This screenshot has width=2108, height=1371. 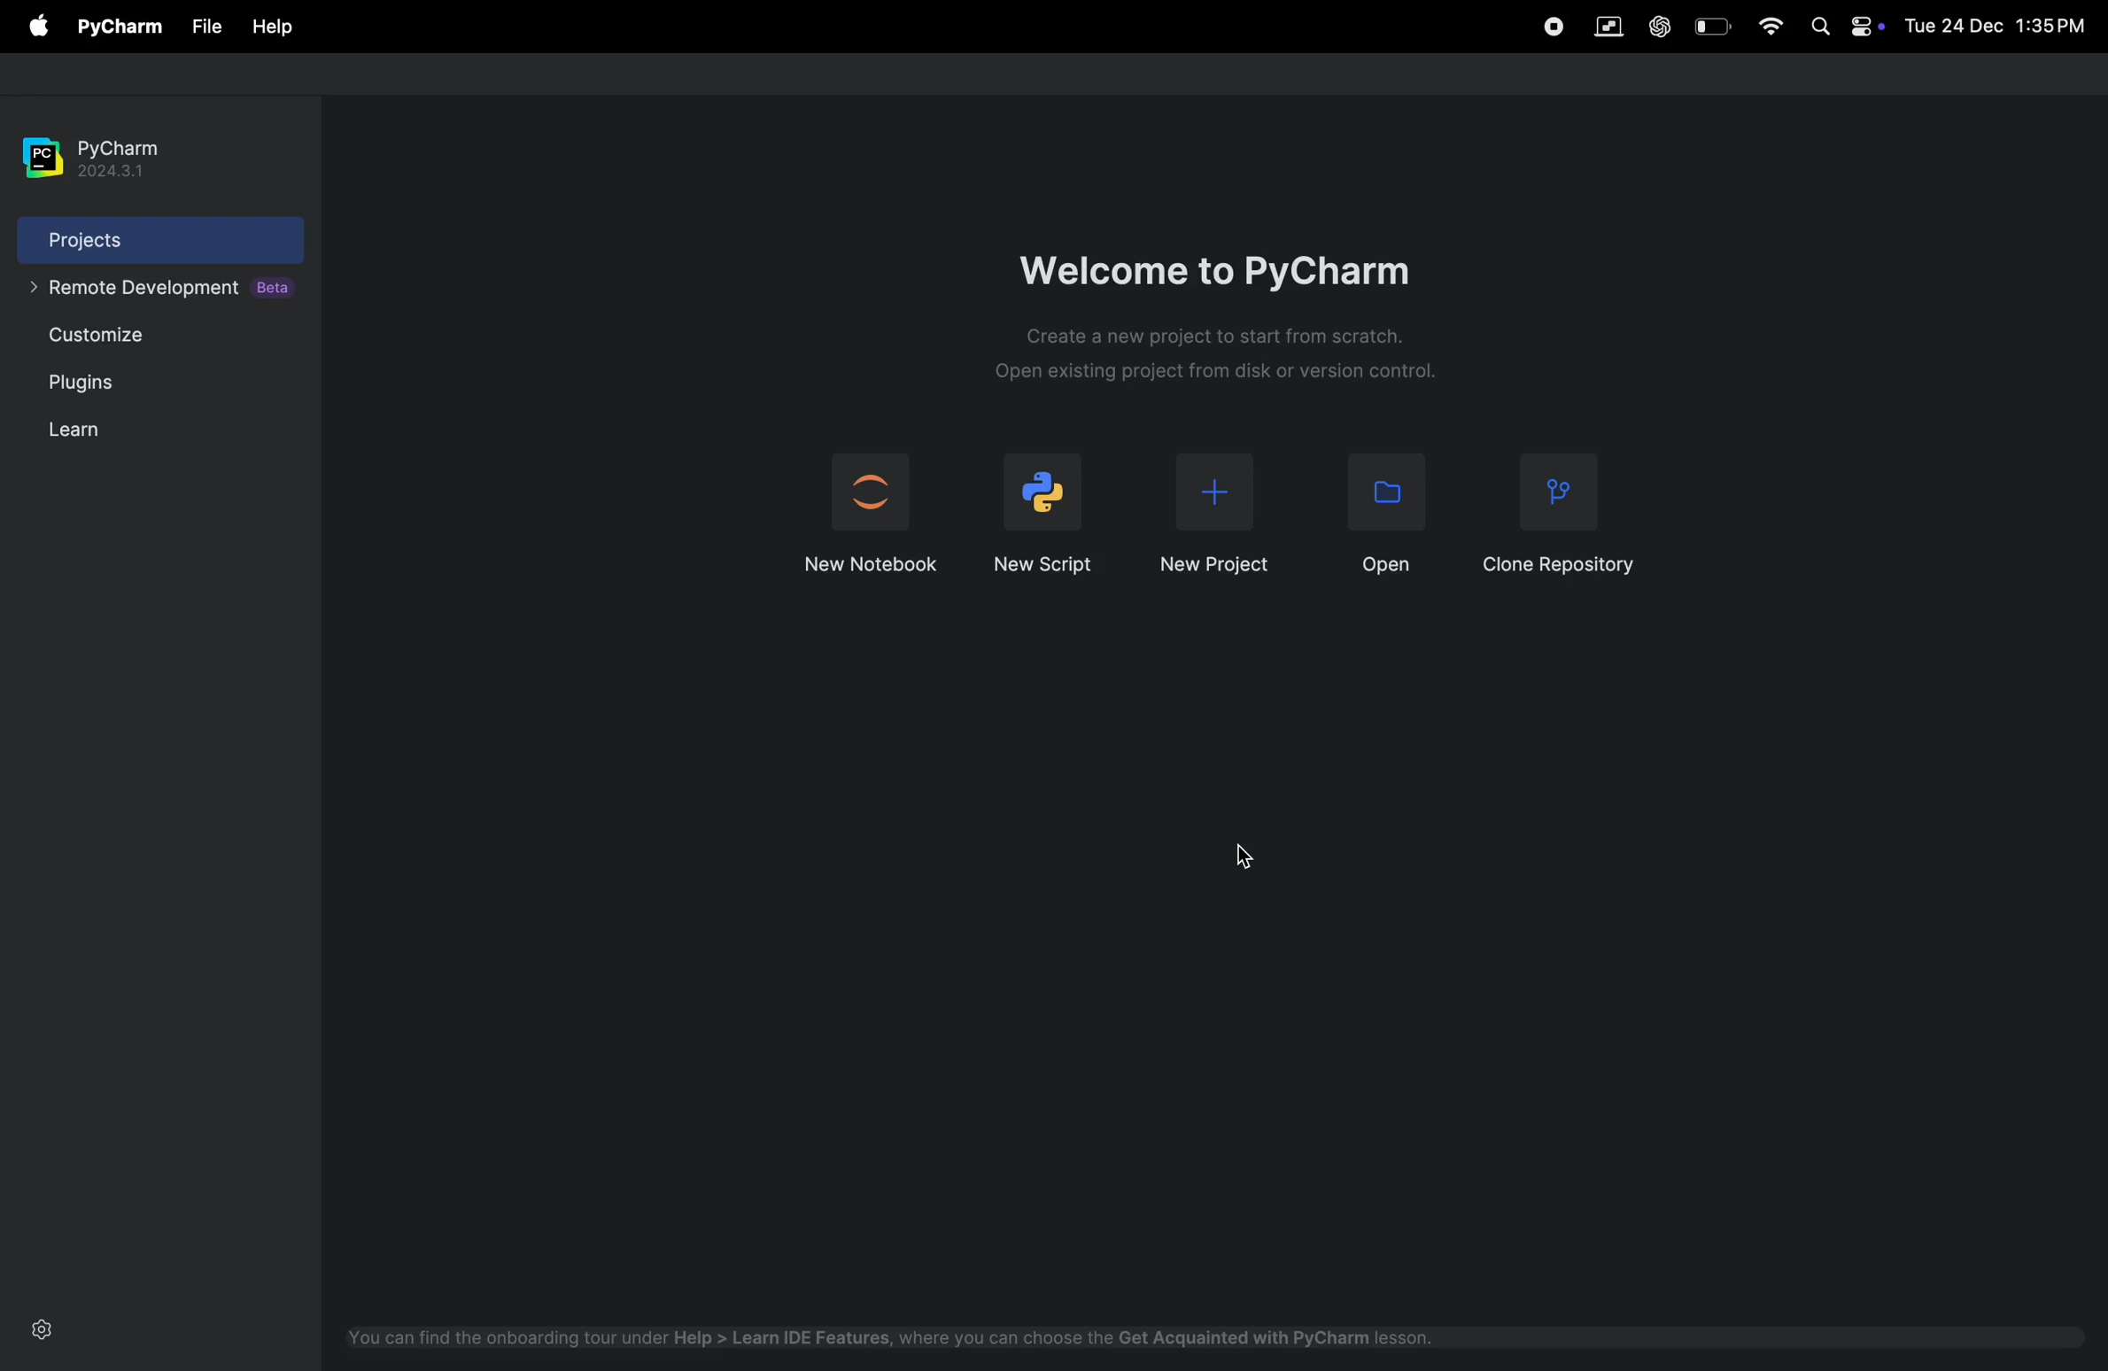 What do you see at coordinates (1386, 509) in the screenshot?
I see `open` at bounding box center [1386, 509].